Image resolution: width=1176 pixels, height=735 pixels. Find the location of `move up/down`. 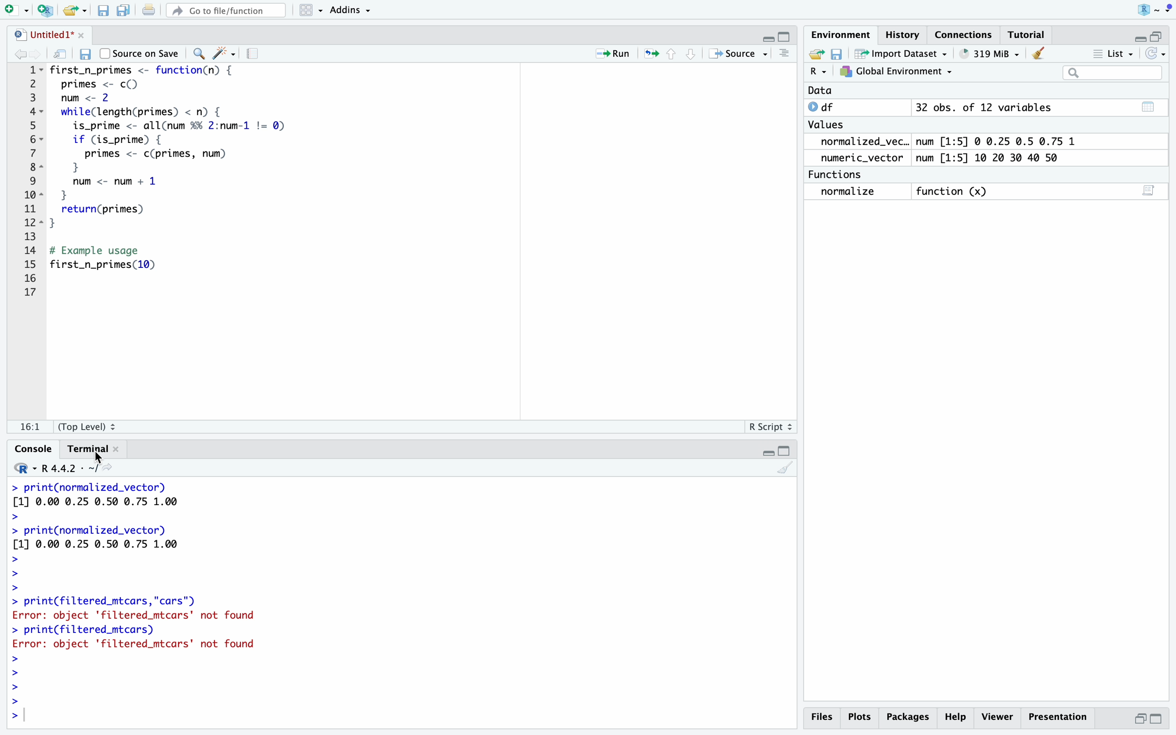

move up/down is located at coordinates (685, 53).